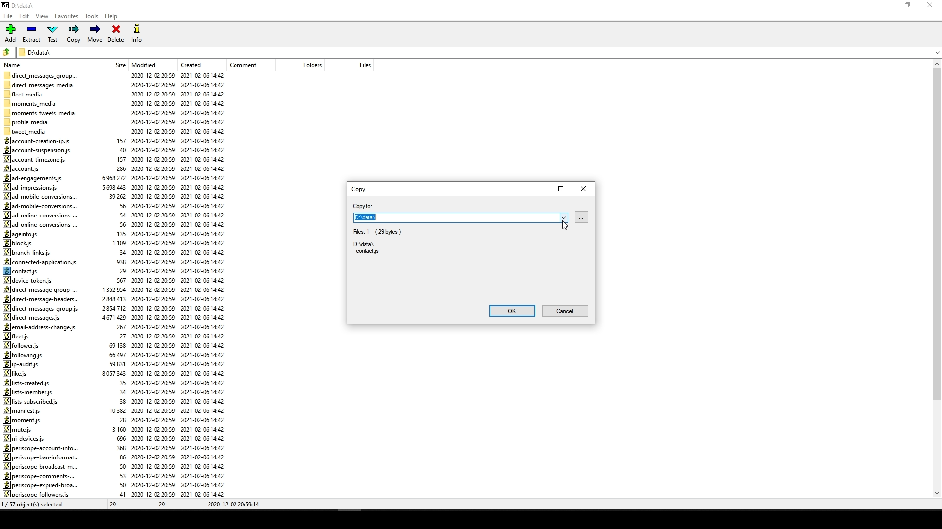 This screenshot has height=529, width=942. Describe the element at coordinates (359, 64) in the screenshot. I see `files` at that location.